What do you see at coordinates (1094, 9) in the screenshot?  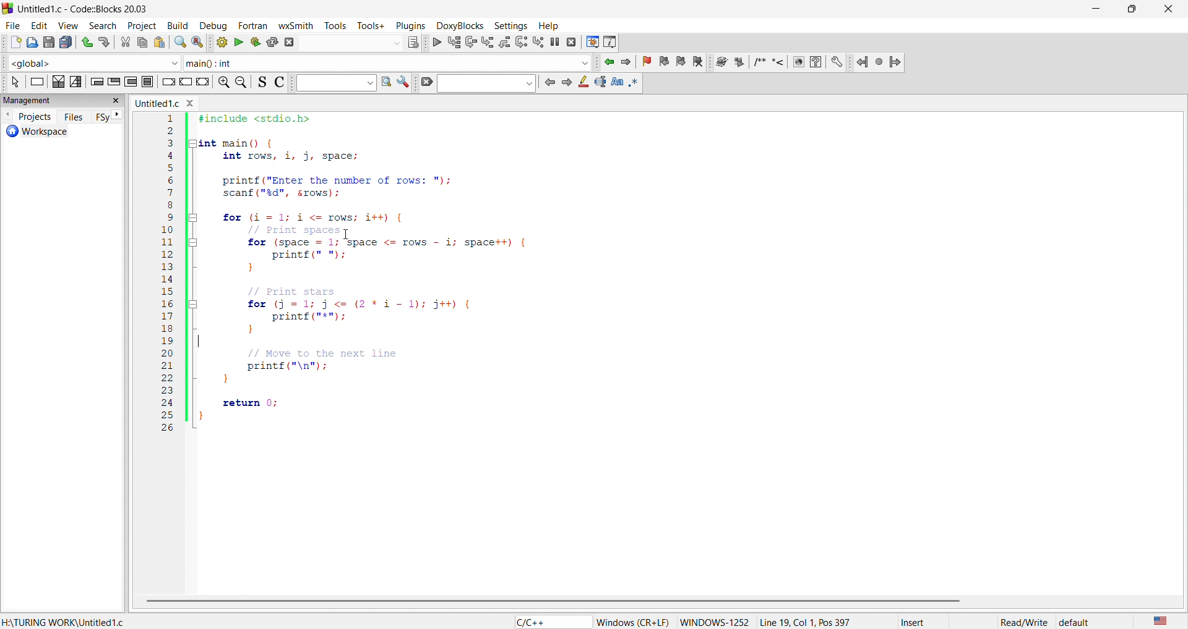 I see `minimize` at bounding box center [1094, 9].